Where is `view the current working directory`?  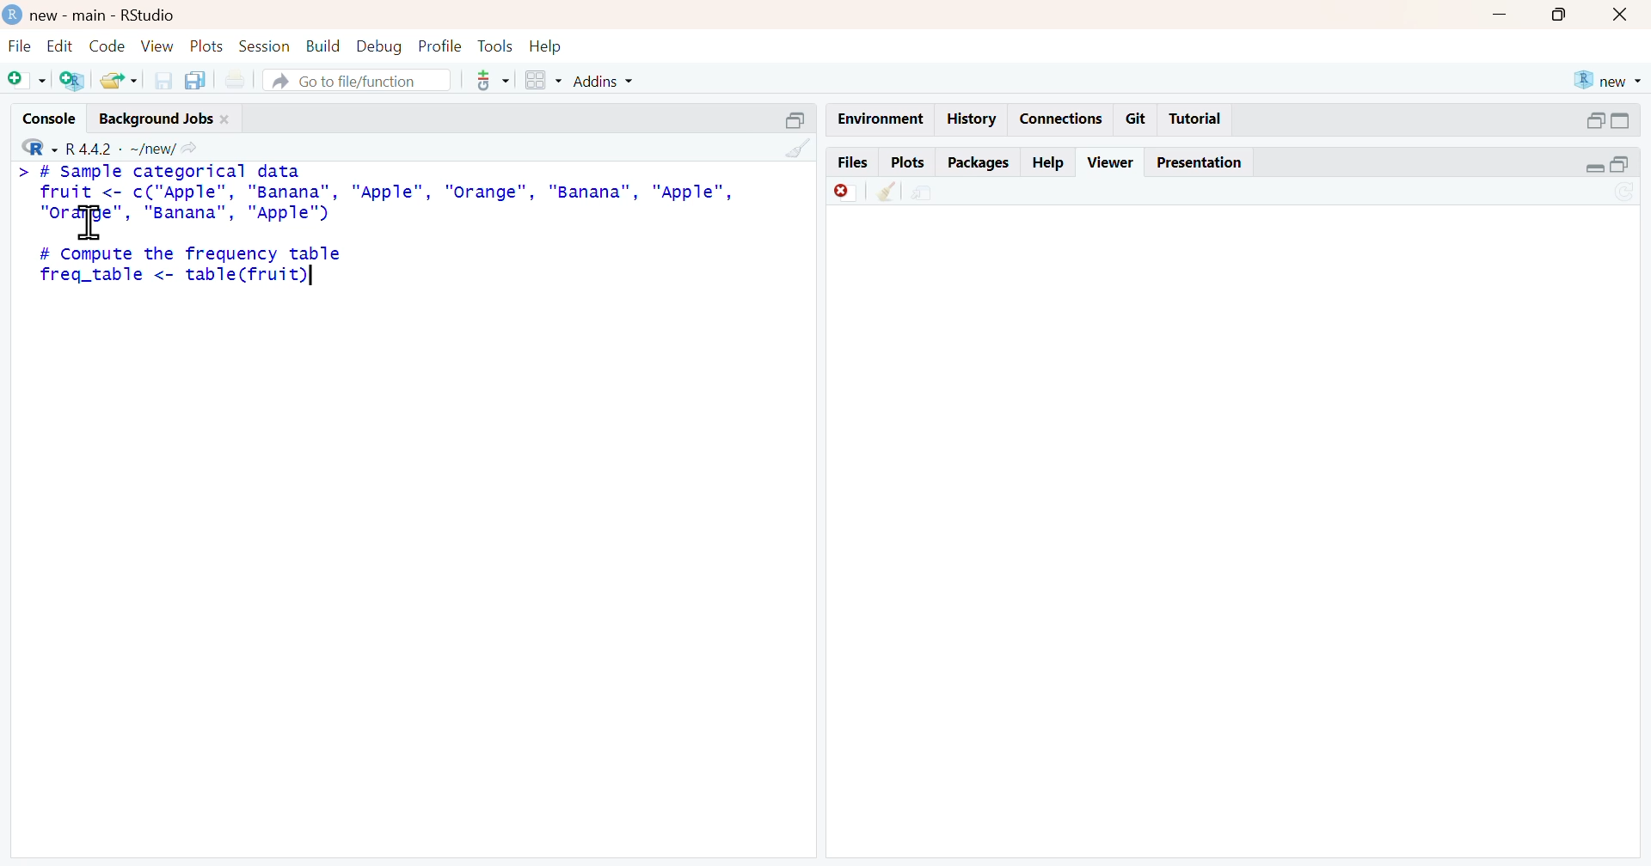 view the current working directory is located at coordinates (190, 149).